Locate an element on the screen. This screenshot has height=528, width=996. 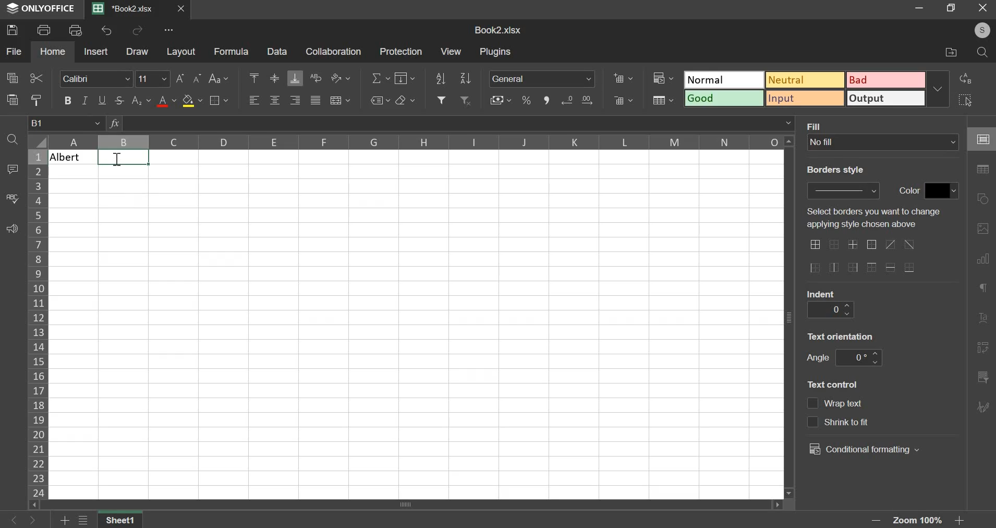
scroll bar is located at coordinates (408, 506).